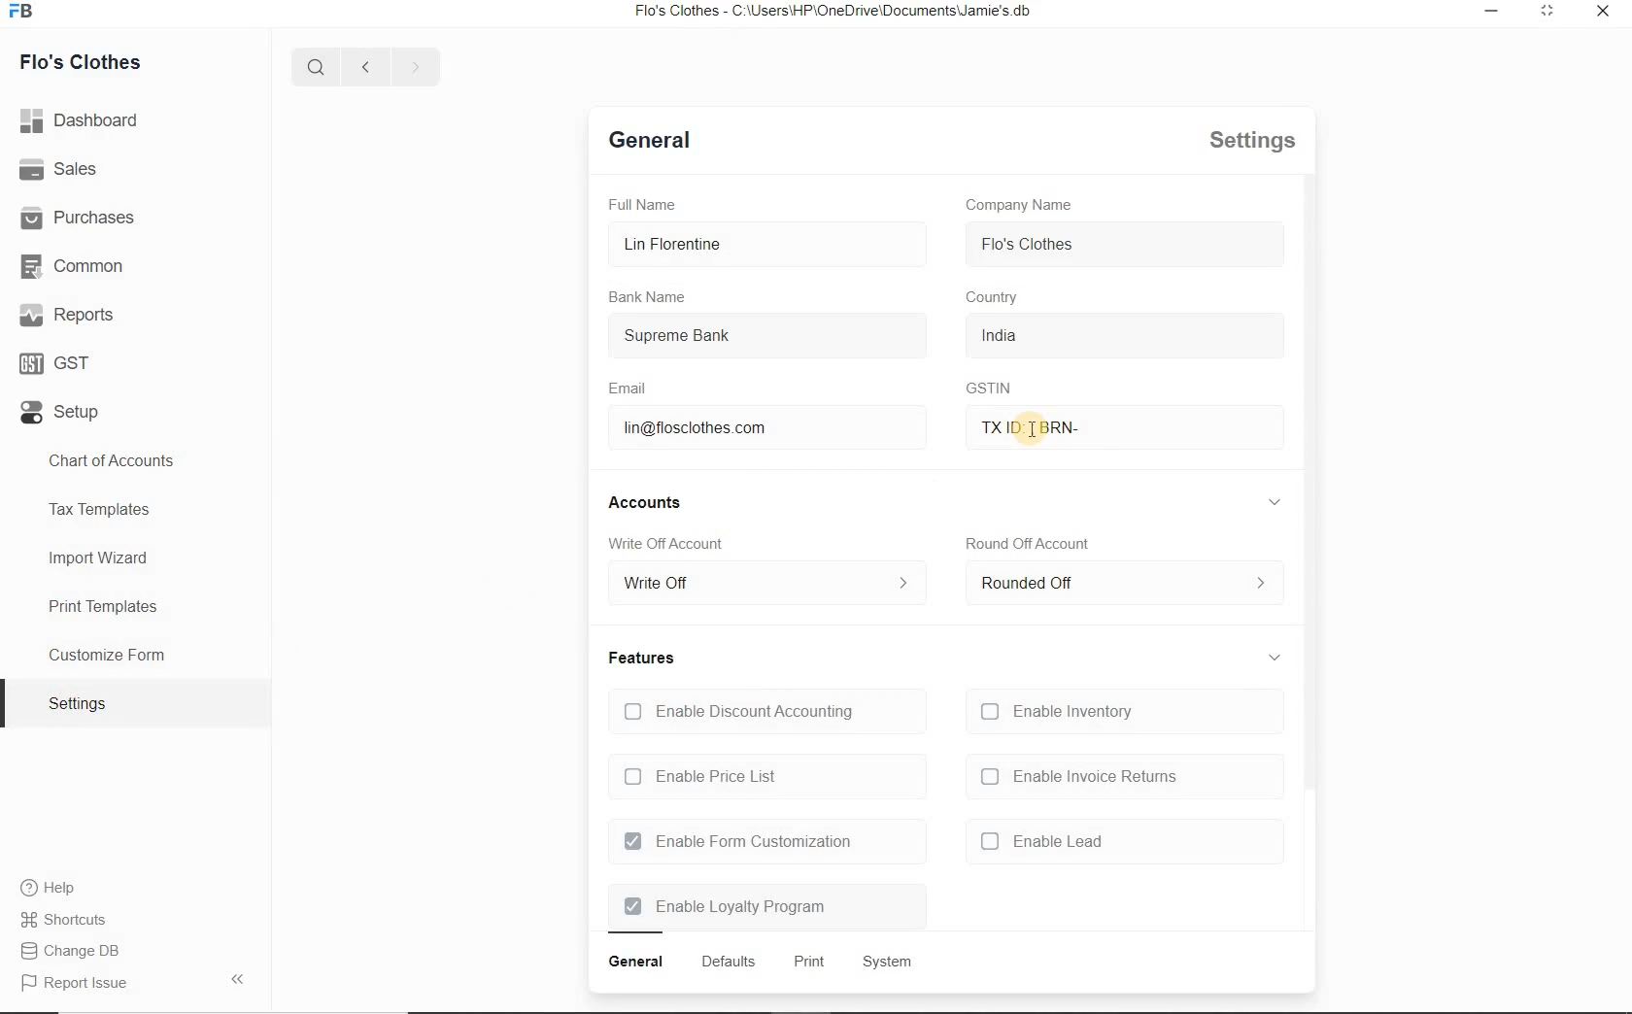  Describe the element at coordinates (87, 219) in the screenshot. I see `Purchases` at that location.